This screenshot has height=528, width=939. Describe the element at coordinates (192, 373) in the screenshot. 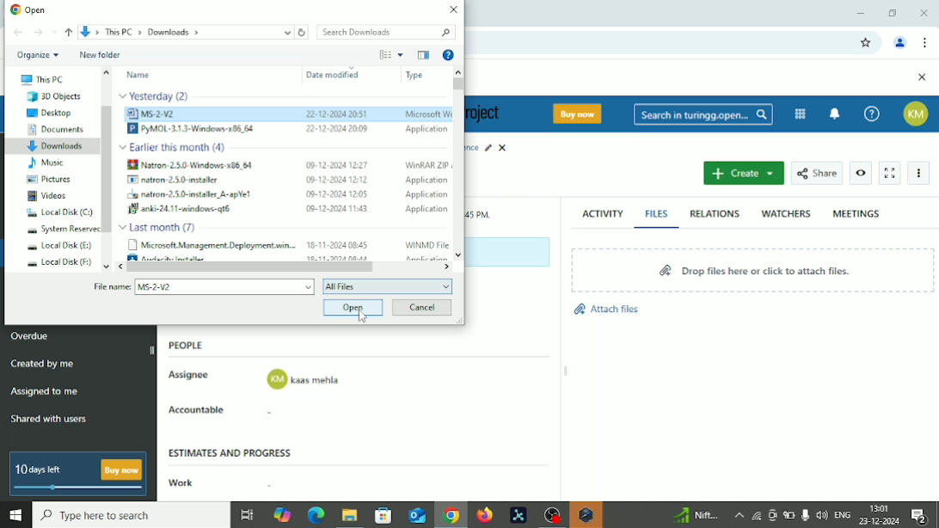

I see `Assignee` at that location.